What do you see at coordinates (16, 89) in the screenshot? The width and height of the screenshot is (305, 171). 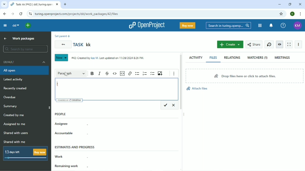 I see `Recently created` at bounding box center [16, 89].